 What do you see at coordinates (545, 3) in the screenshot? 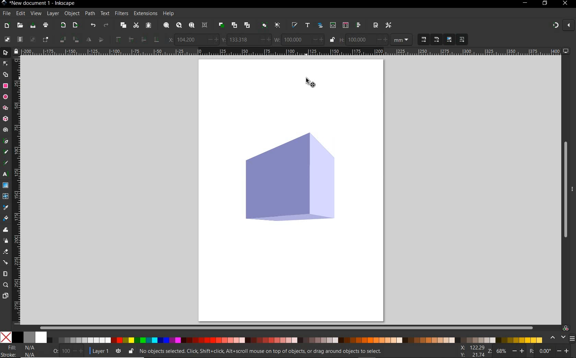
I see `restore down` at bounding box center [545, 3].